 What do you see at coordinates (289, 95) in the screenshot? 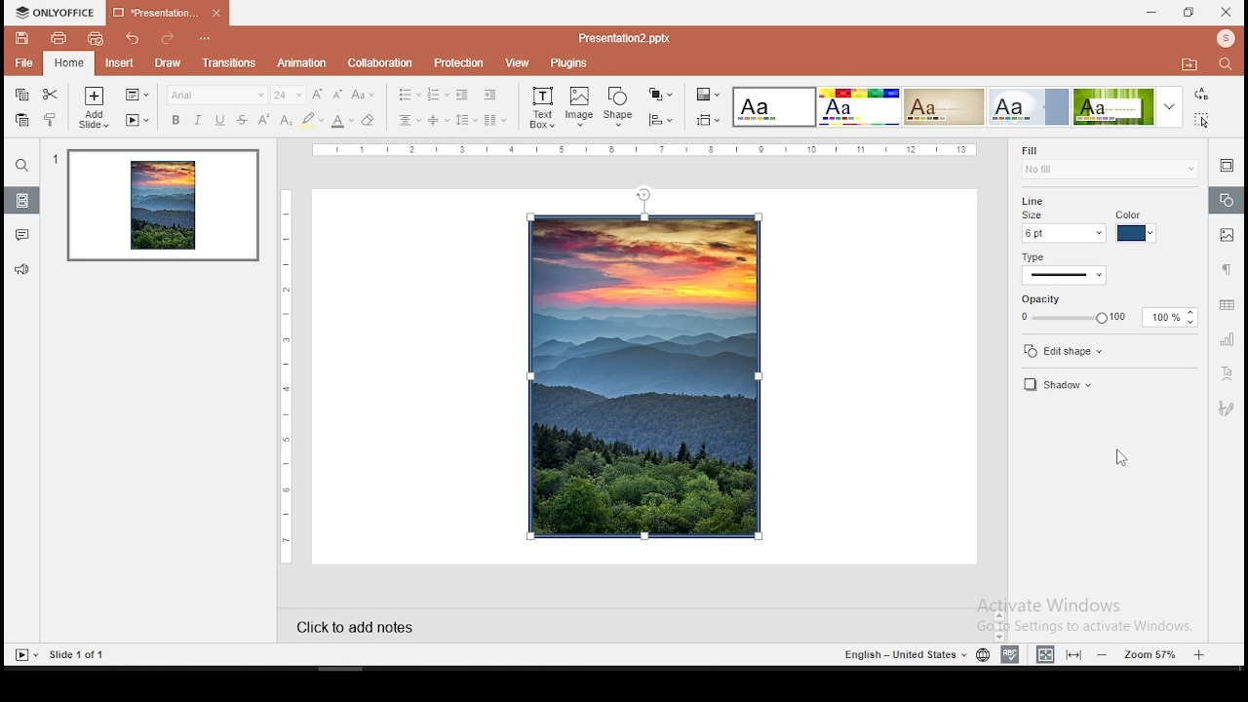
I see `font size` at bounding box center [289, 95].